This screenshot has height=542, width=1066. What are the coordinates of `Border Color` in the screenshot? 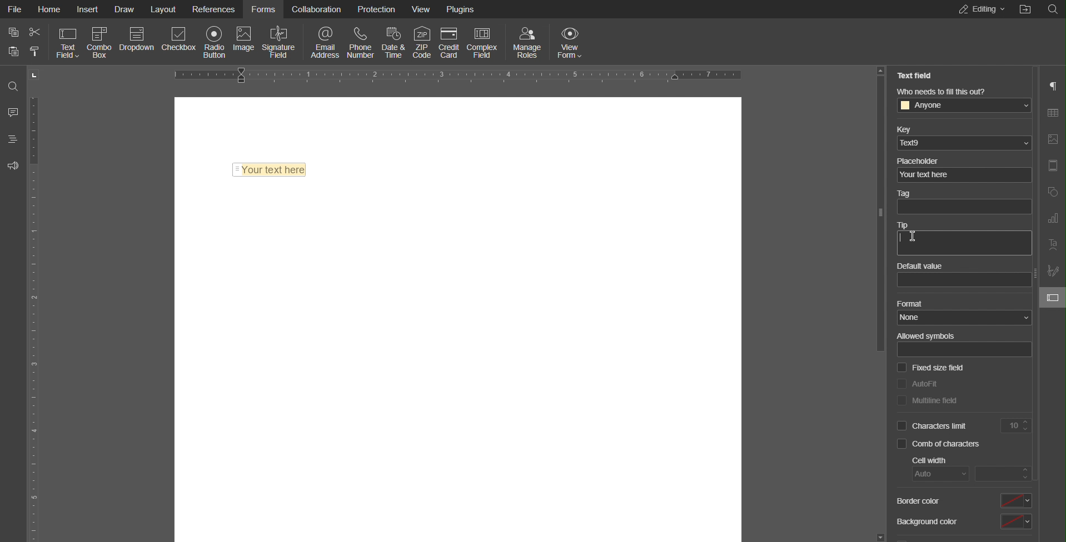 It's located at (920, 501).